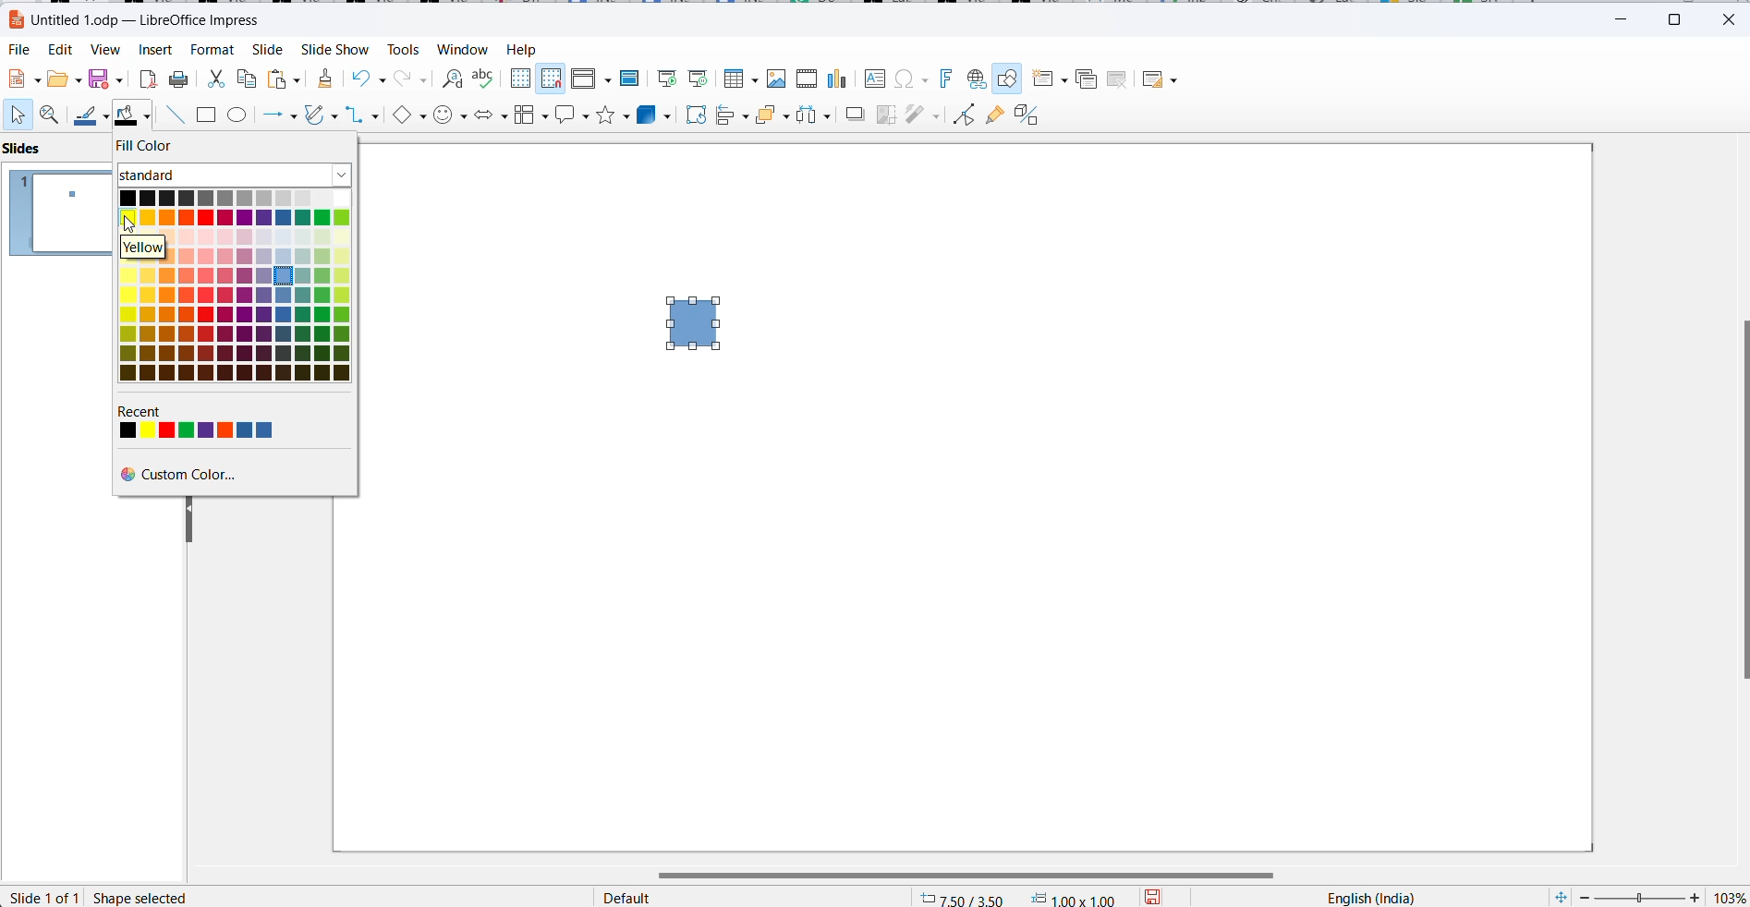  Describe the element at coordinates (668, 77) in the screenshot. I see `Start from first slide` at that location.